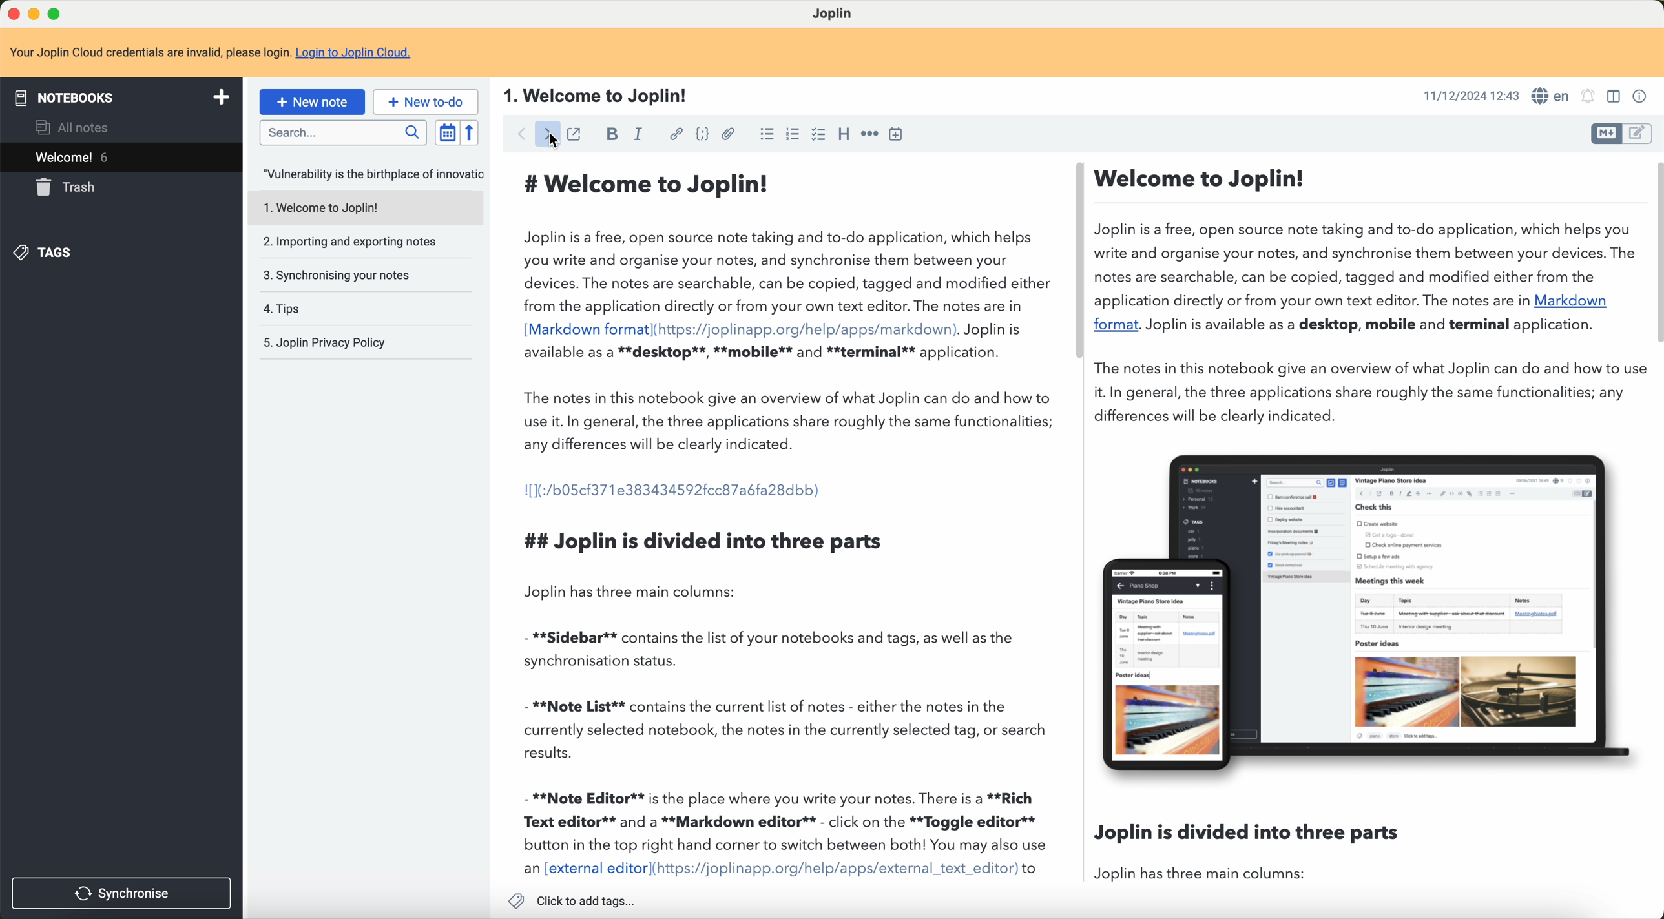 This screenshot has width=1664, height=919. Describe the element at coordinates (1654, 255) in the screenshot. I see `scroll bar` at that location.